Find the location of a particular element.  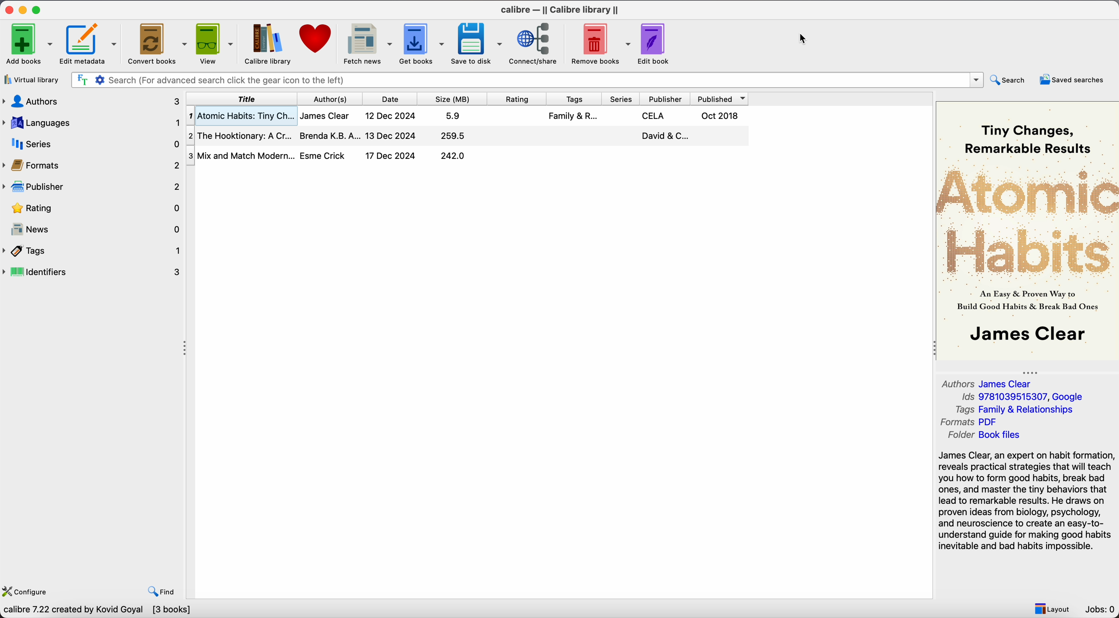

layout is located at coordinates (1051, 608).